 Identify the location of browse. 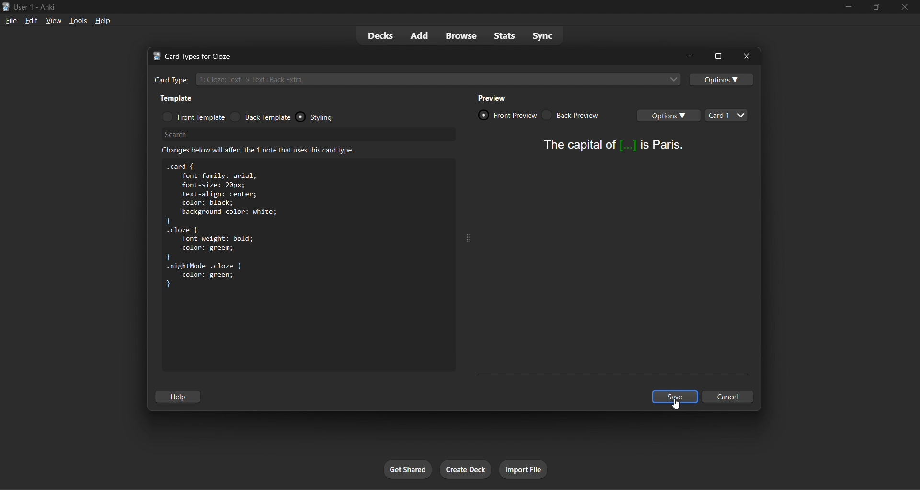
(460, 35).